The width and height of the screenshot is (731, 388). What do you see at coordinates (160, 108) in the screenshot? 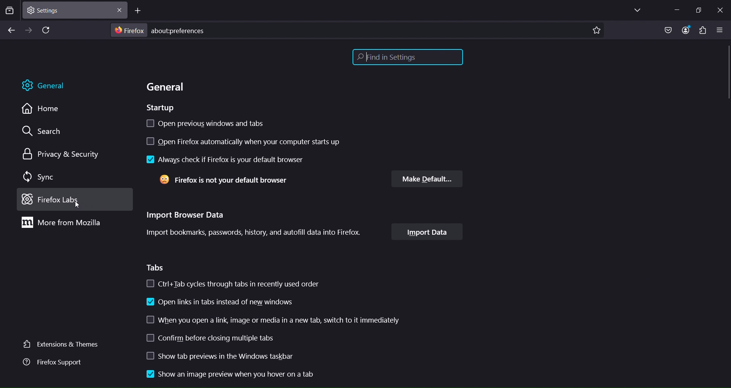
I see `startup` at bounding box center [160, 108].